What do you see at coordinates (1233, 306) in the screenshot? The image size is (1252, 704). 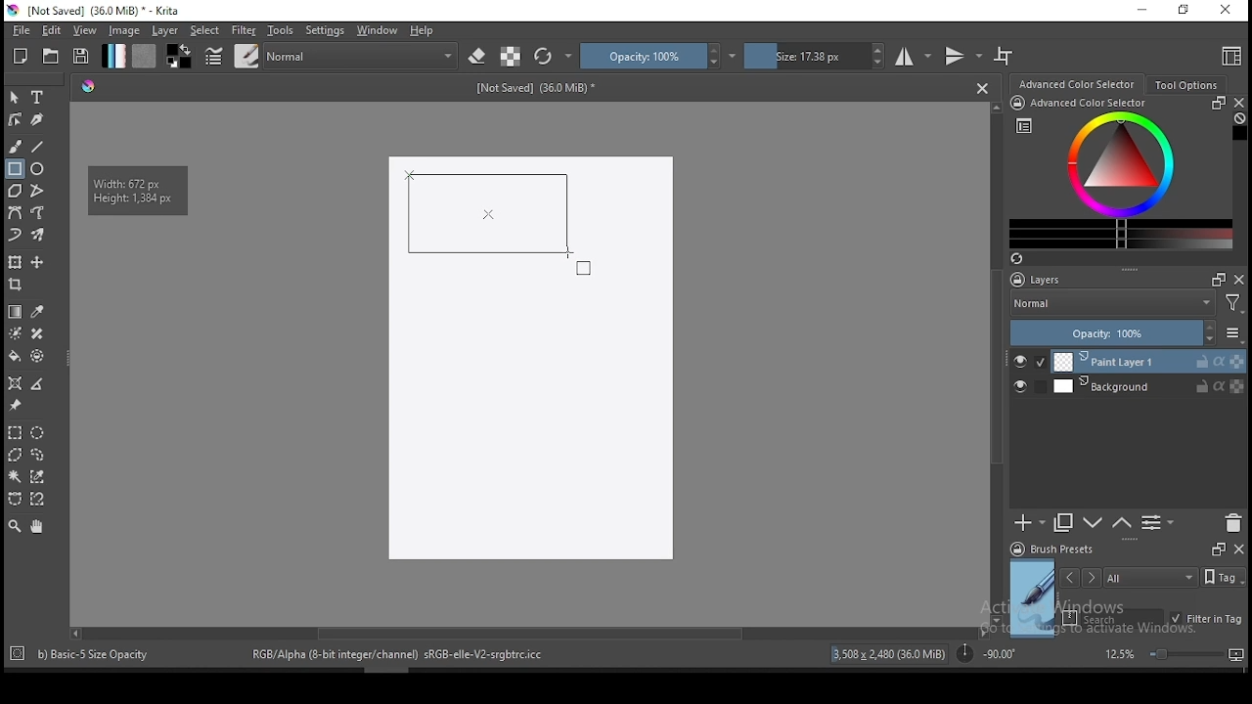 I see `Filter` at bounding box center [1233, 306].